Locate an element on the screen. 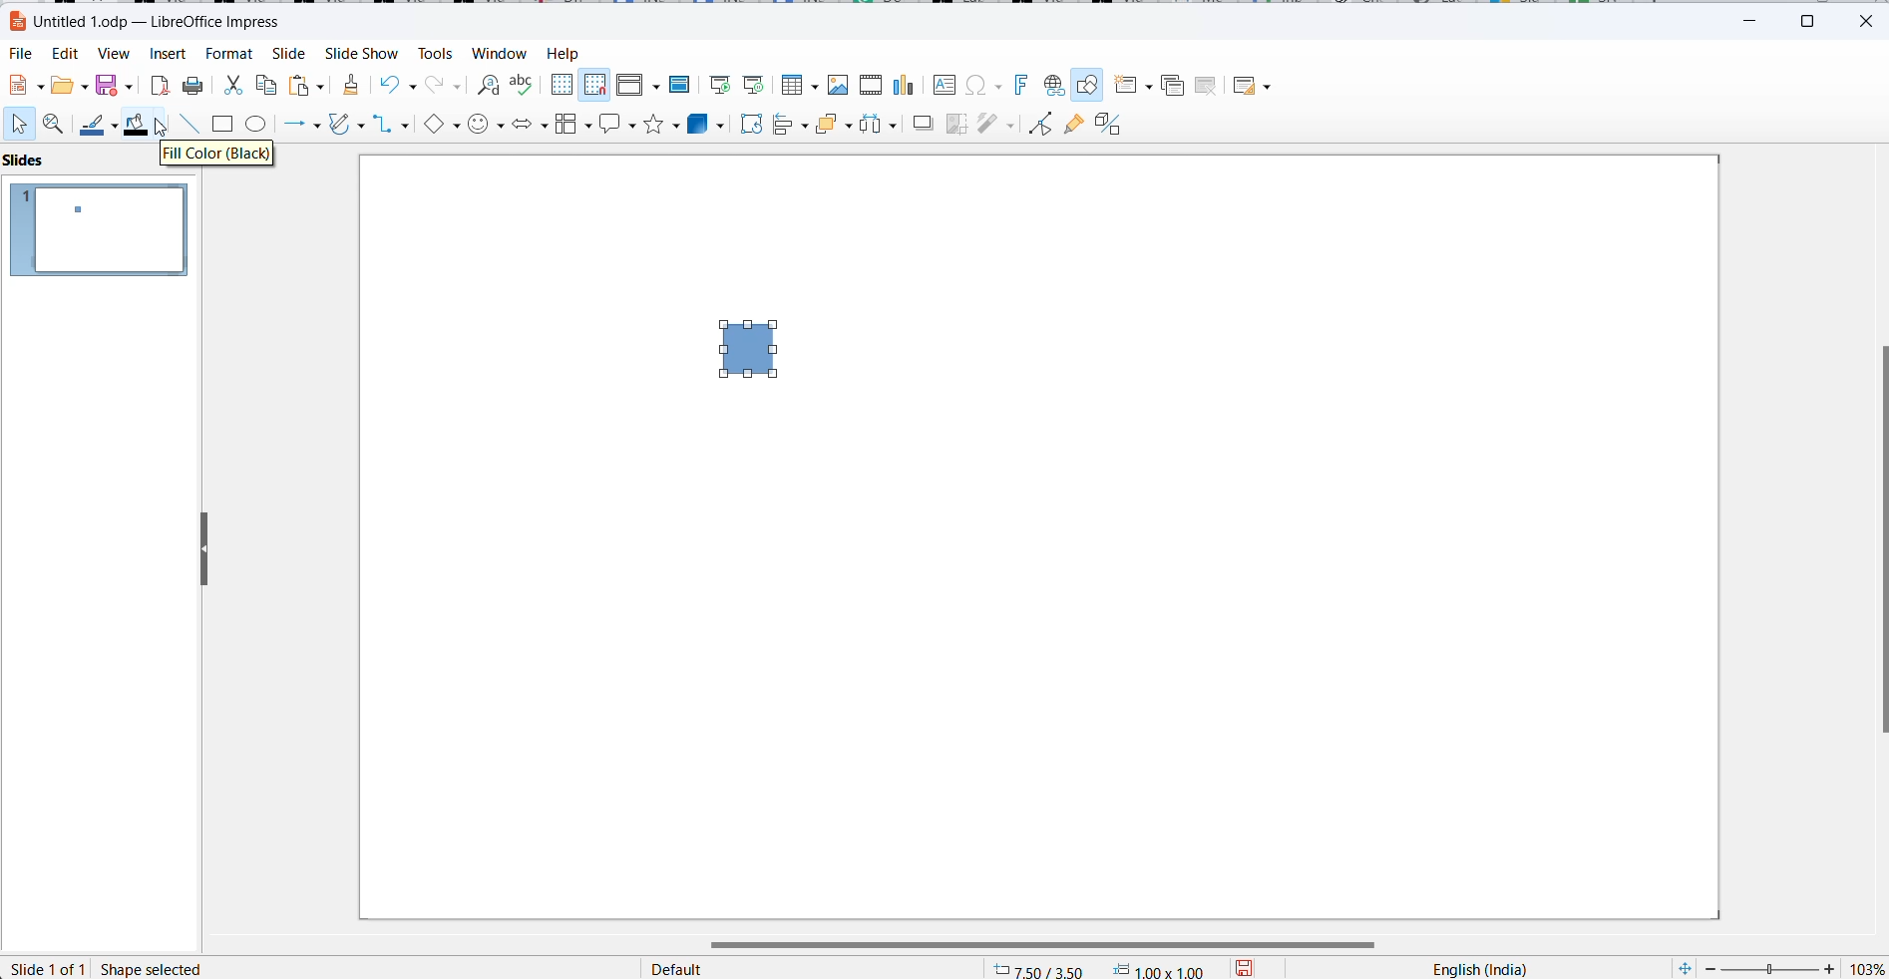  Display grid is located at coordinates (562, 83).